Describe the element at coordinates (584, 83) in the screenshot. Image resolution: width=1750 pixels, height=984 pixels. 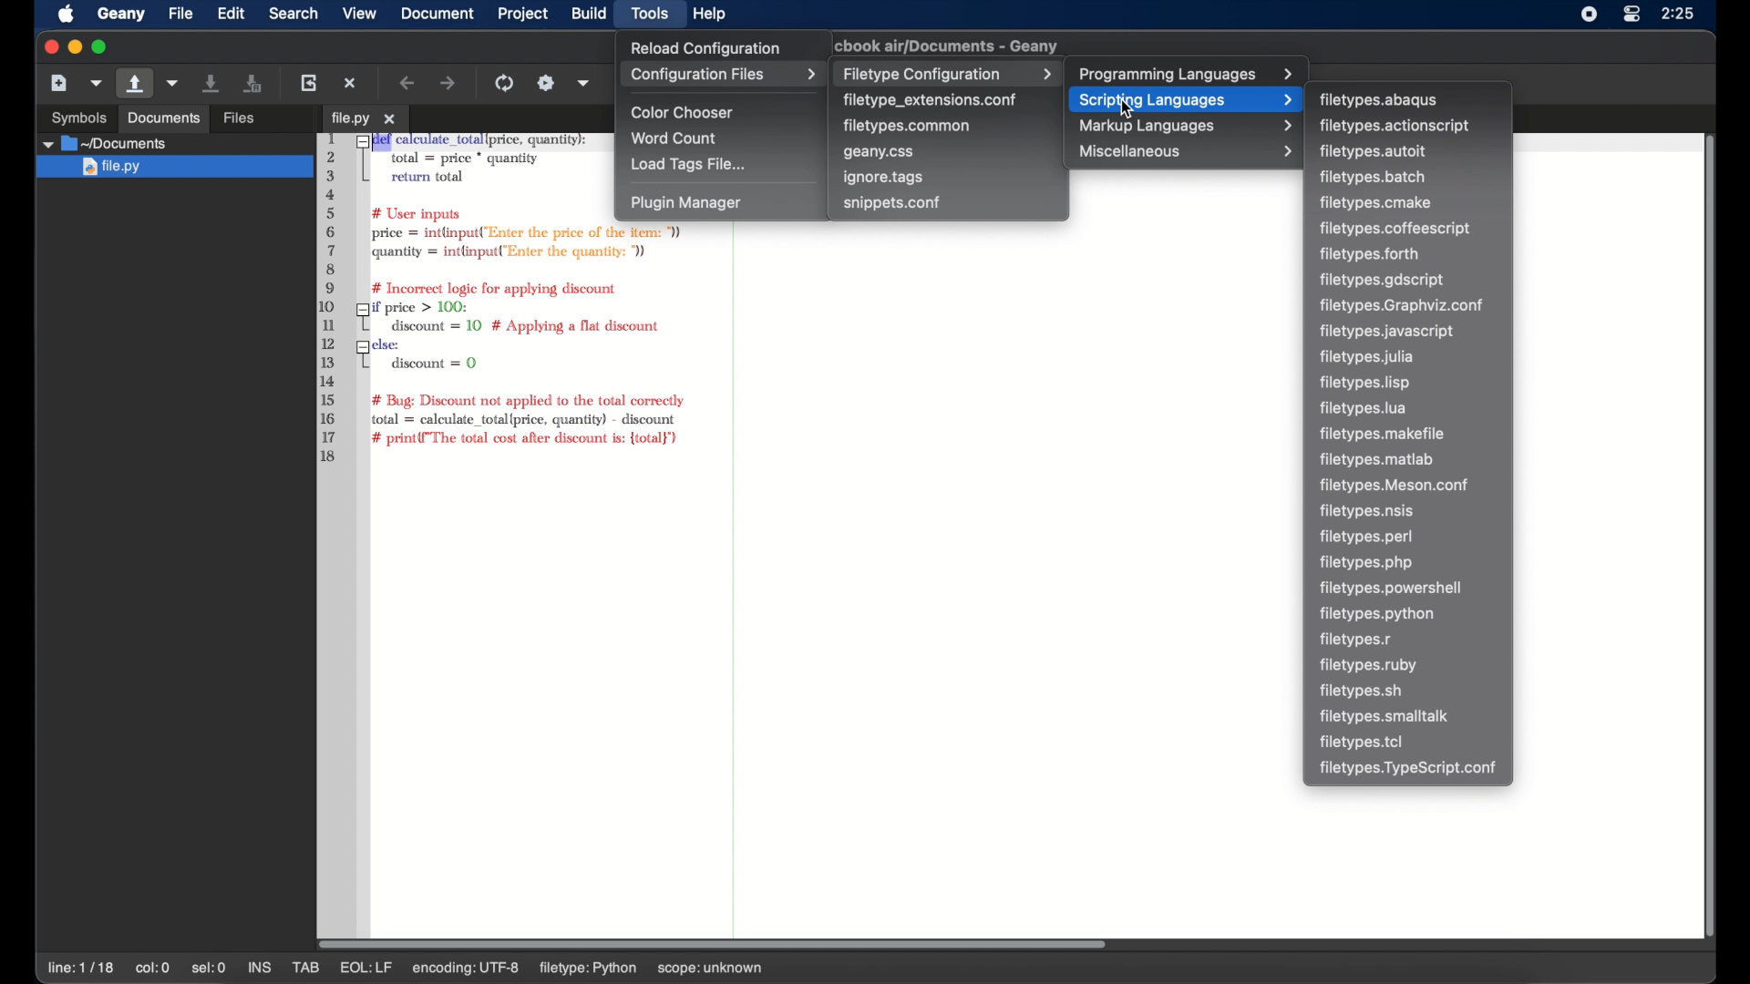
I see `choose more build actions` at that location.